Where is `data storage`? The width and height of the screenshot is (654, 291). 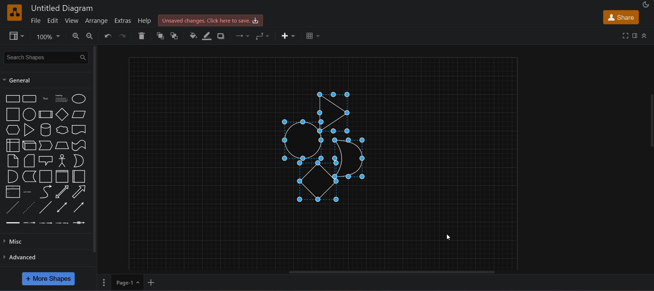 data storage is located at coordinates (30, 176).